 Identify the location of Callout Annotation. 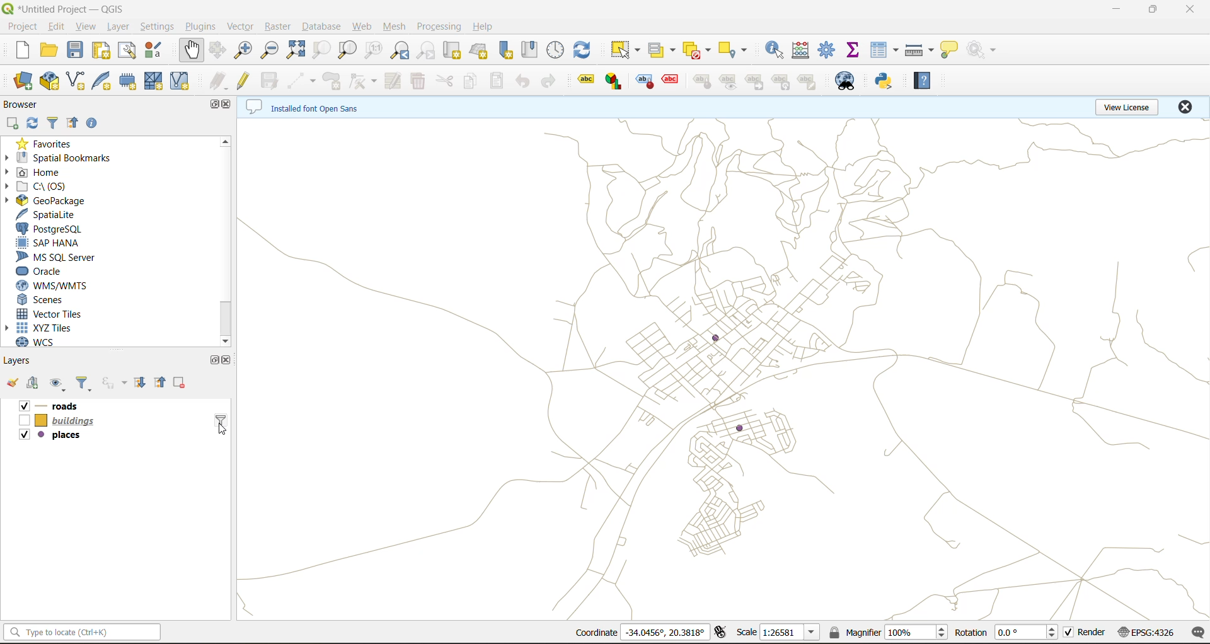
(669, 80).